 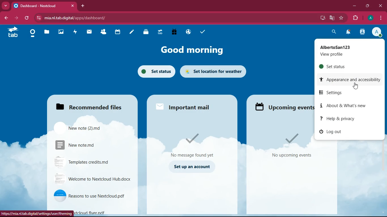 What do you see at coordinates (6, 6) in the screenshot?
I see `more` at bounding box center [6, 6].